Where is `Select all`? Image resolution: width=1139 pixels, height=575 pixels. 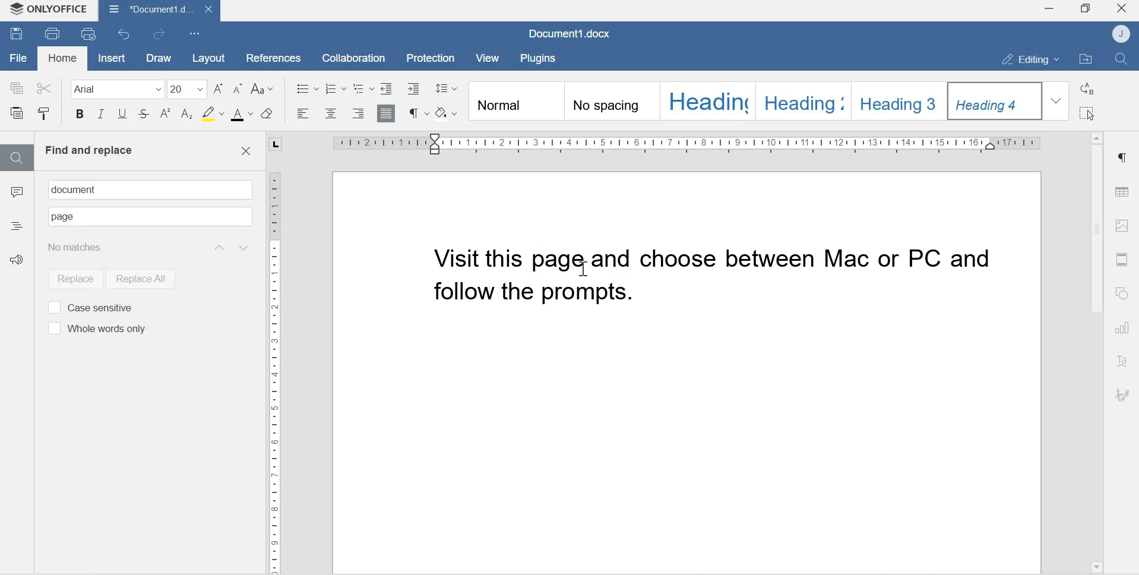
Select all is located at coordinates (1089, 113).